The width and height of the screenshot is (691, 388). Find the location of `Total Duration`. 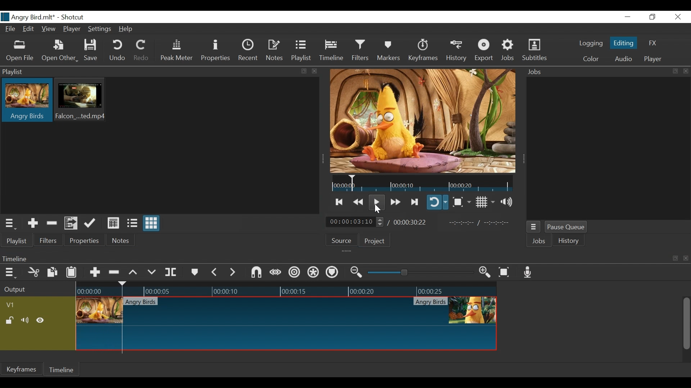

Total Duration is located at coordinates (413, 222).